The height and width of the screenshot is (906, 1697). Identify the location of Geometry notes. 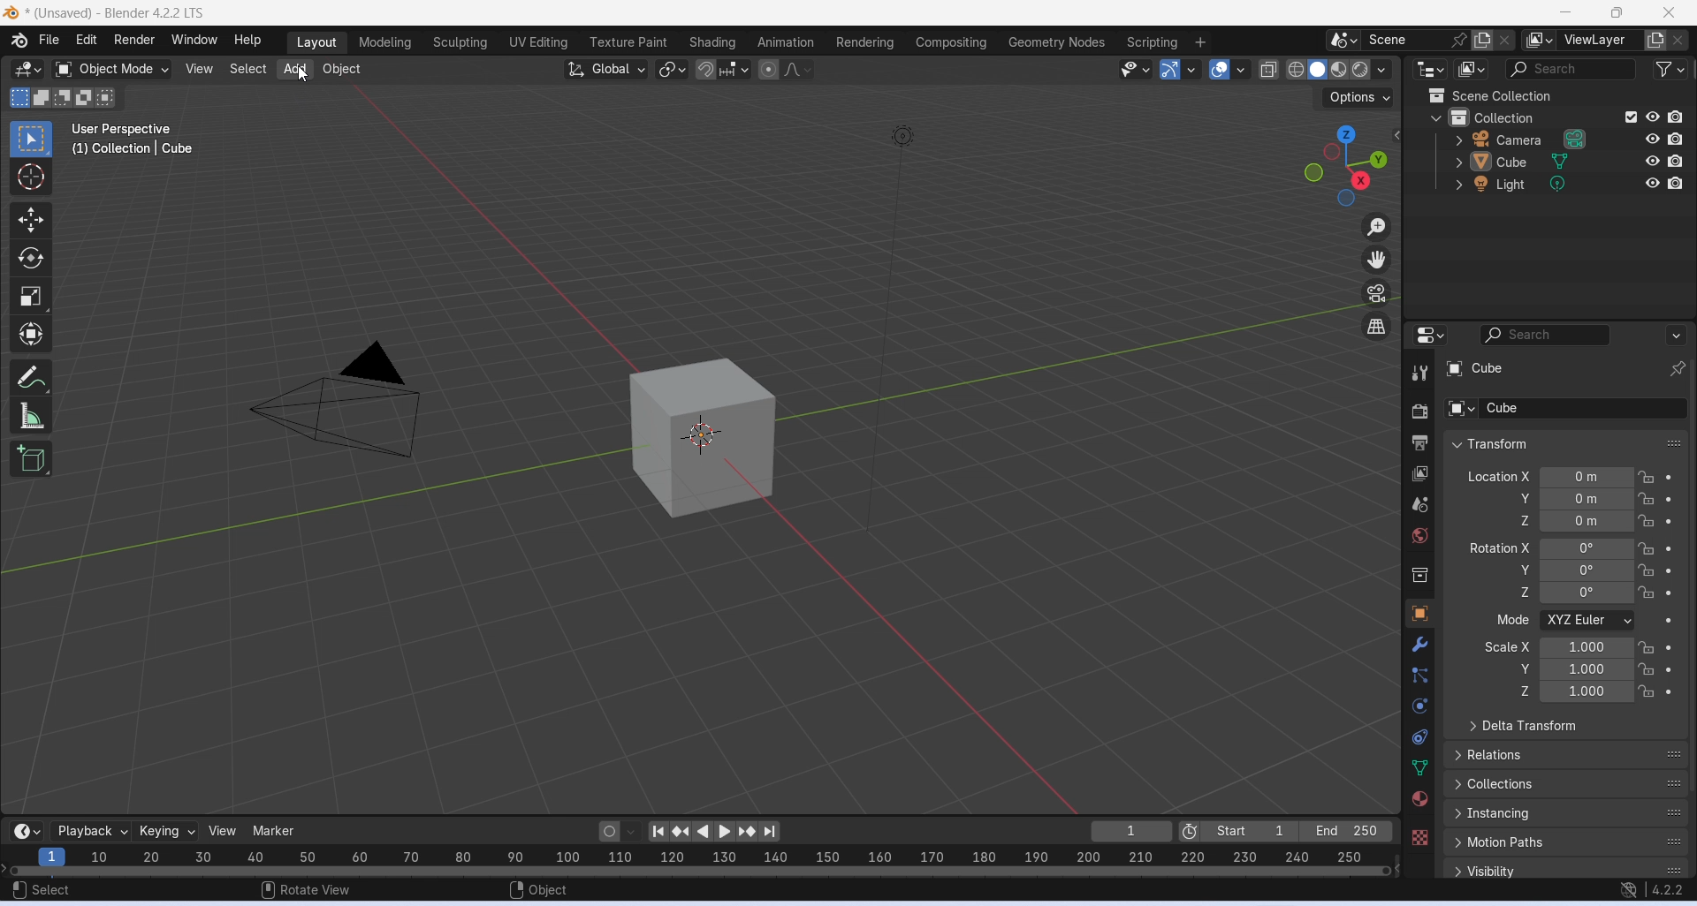
(1059, 42).